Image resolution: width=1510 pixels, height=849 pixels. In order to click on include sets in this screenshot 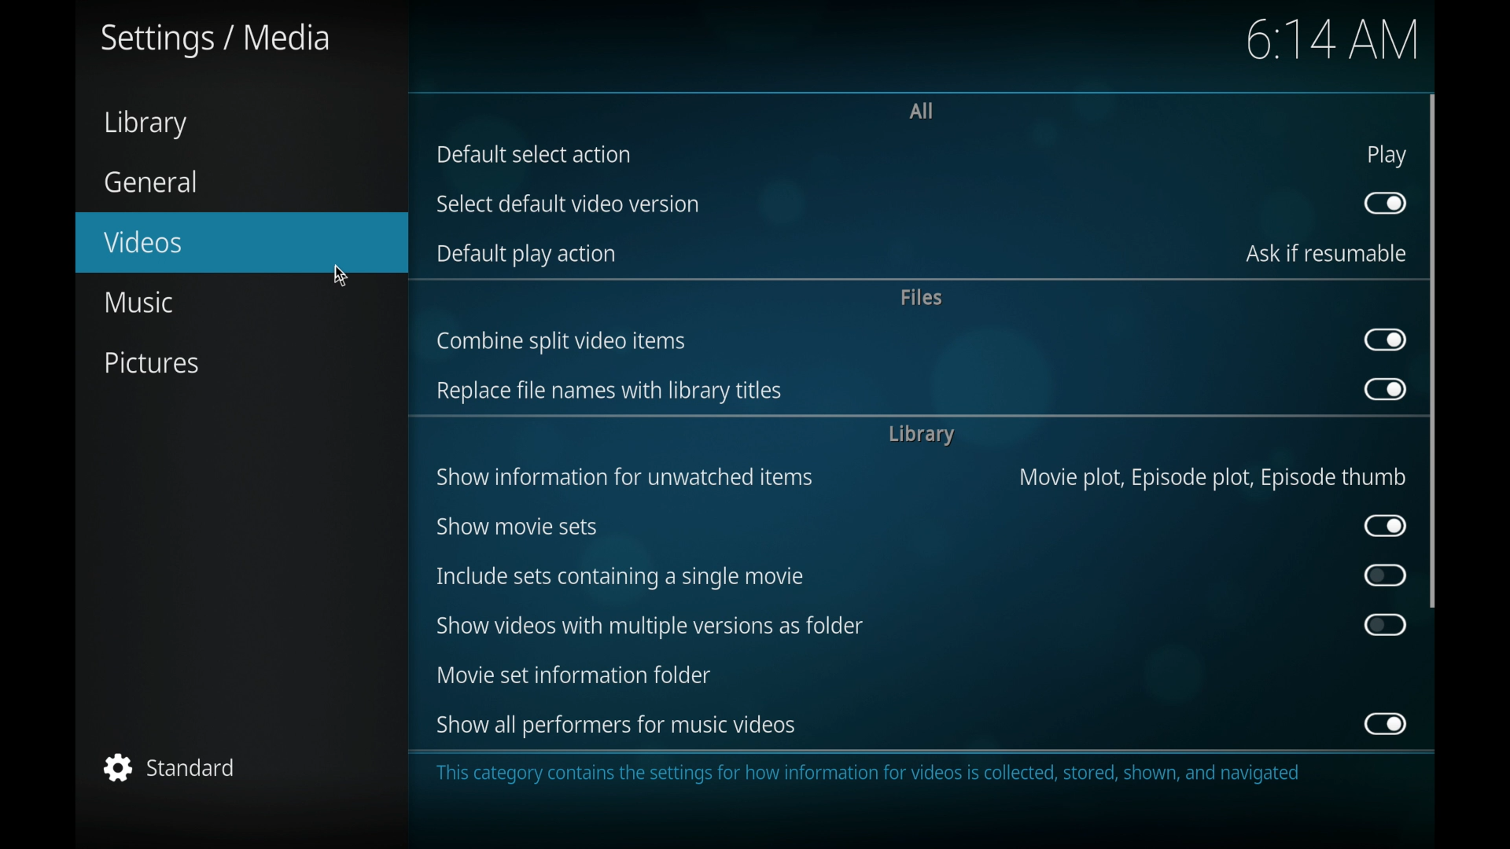, I will do `click(617, 578)`.